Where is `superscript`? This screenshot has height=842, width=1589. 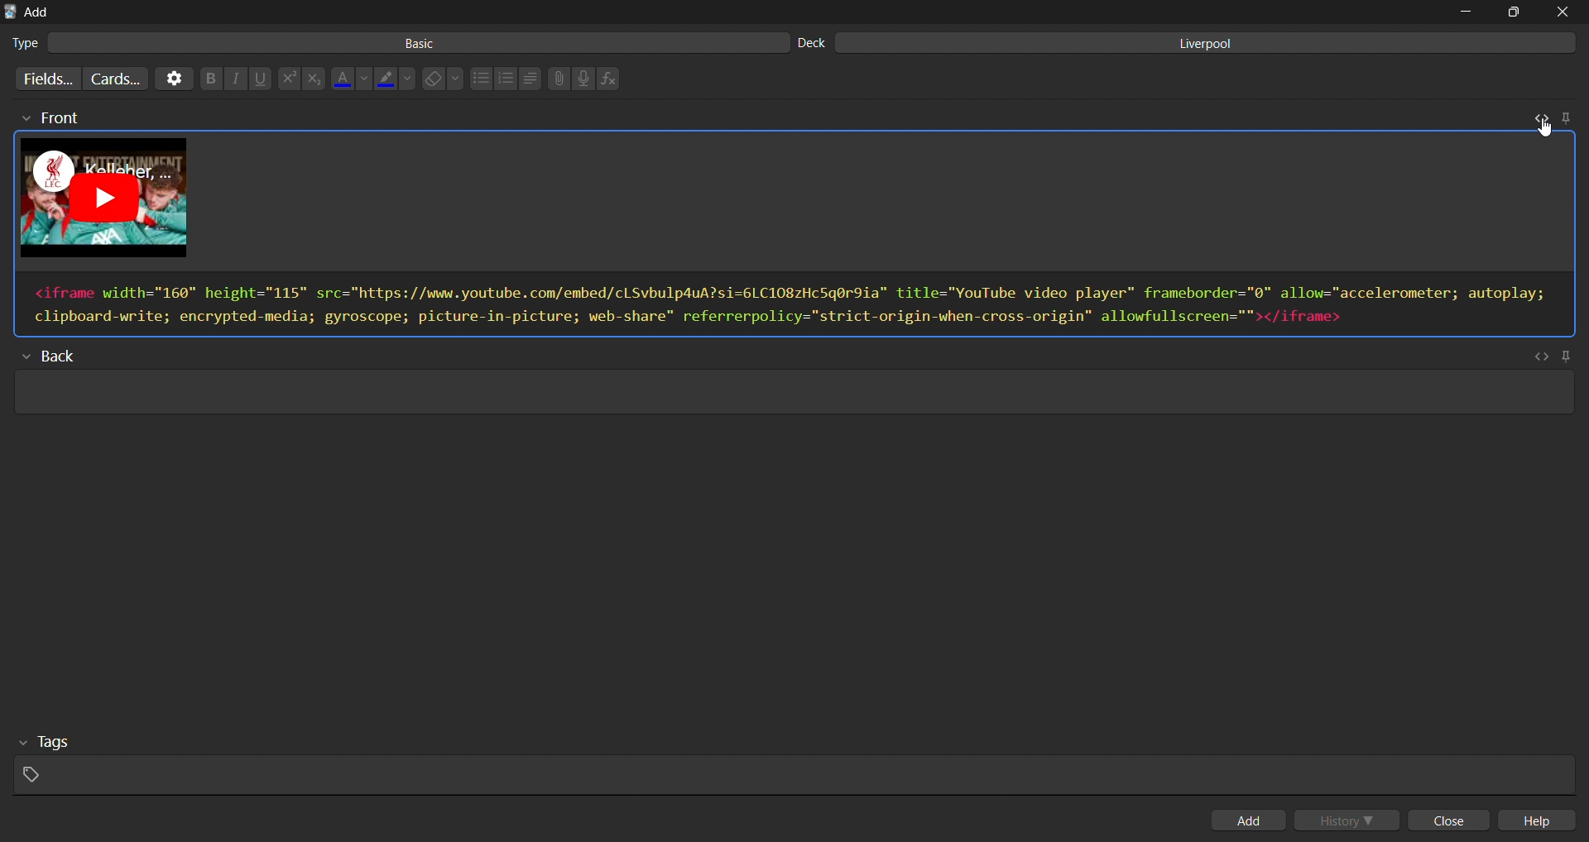
superscript is located at coordinates (287, 79).